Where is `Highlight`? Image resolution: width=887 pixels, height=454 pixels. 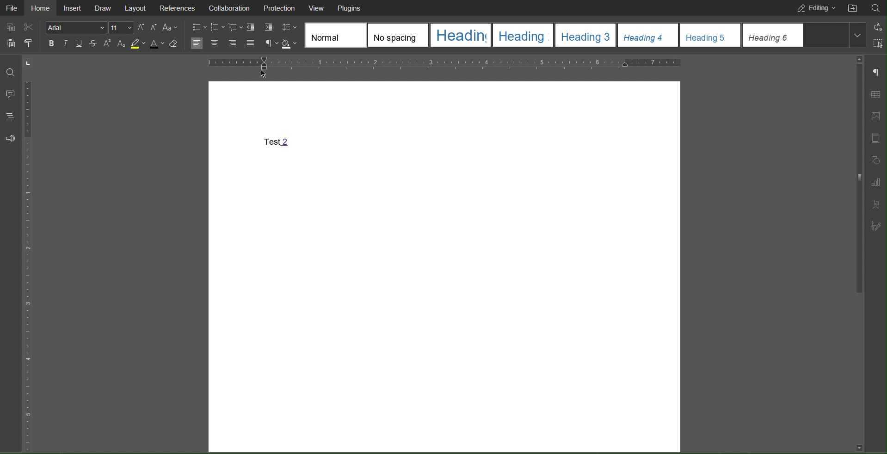 Highlight is located at coordinates (139, 44).